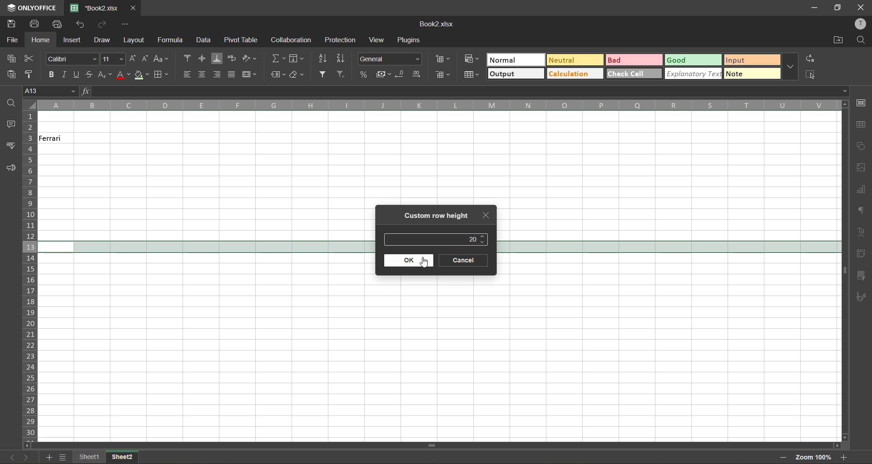 This screenshot has height=464, width=872. I want to click on images, so click(862, 170).